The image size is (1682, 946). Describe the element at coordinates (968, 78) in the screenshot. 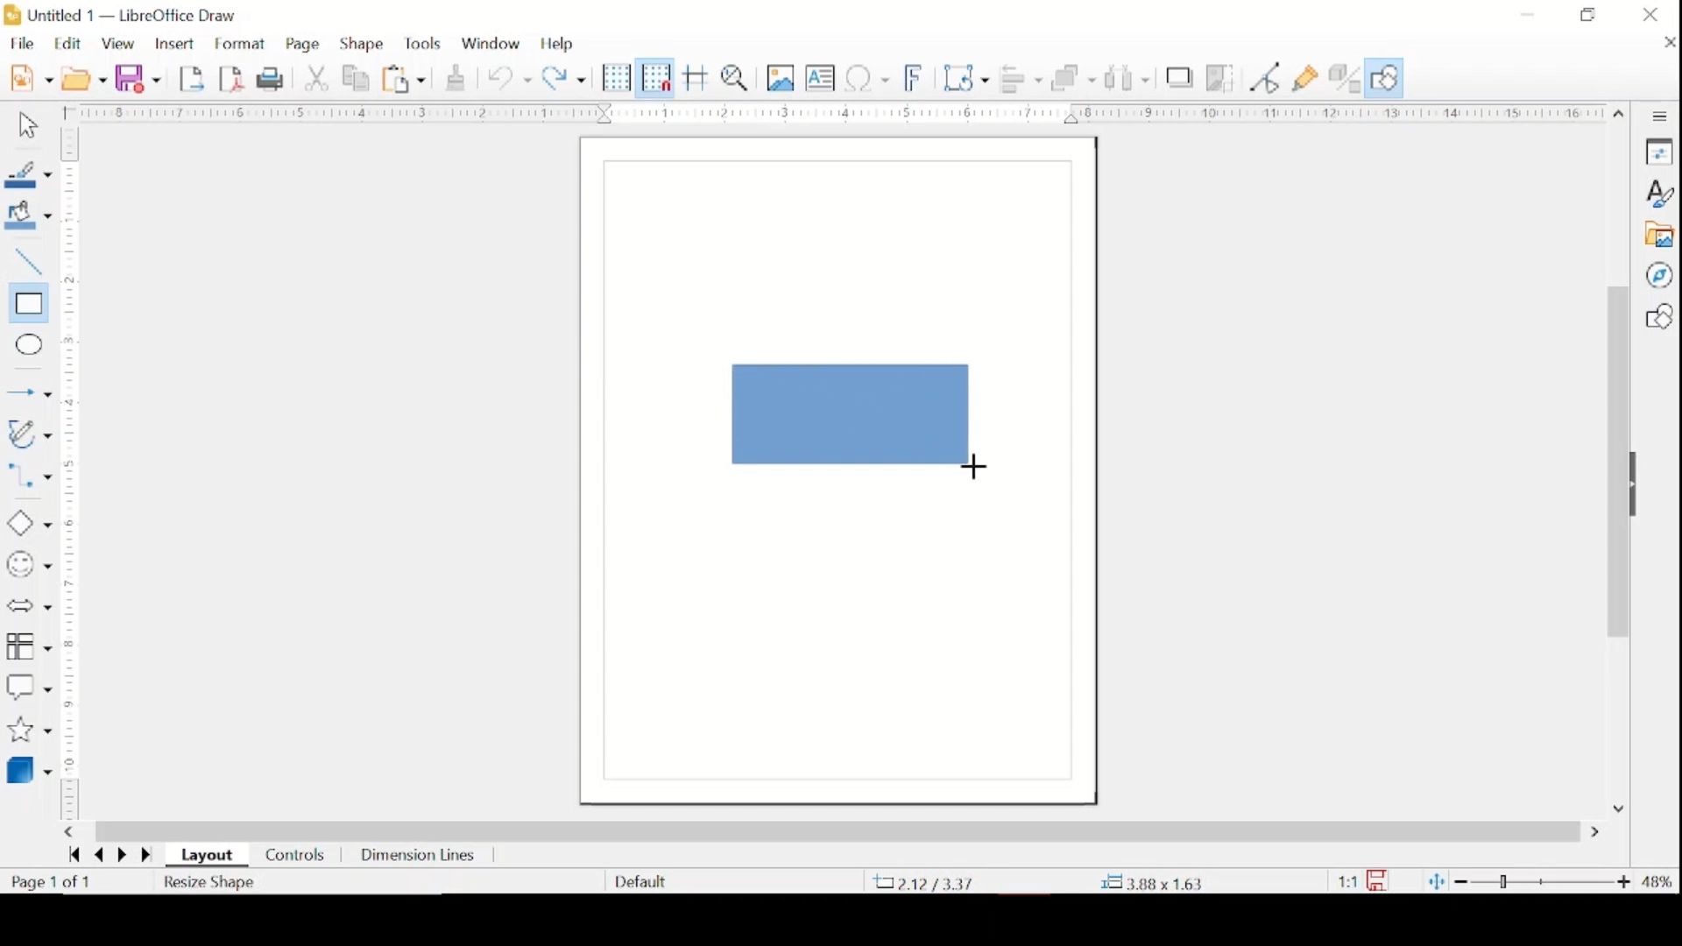

I see `transformations` at that location.